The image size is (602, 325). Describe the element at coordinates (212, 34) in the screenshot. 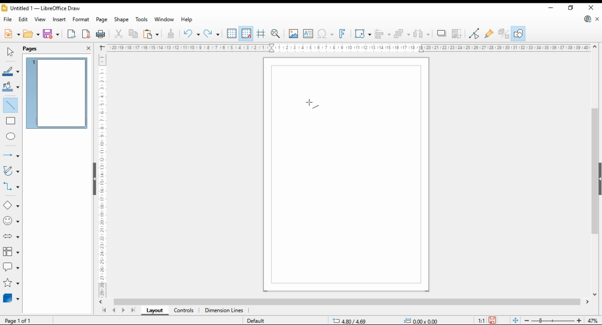

I see `redo` at that location.